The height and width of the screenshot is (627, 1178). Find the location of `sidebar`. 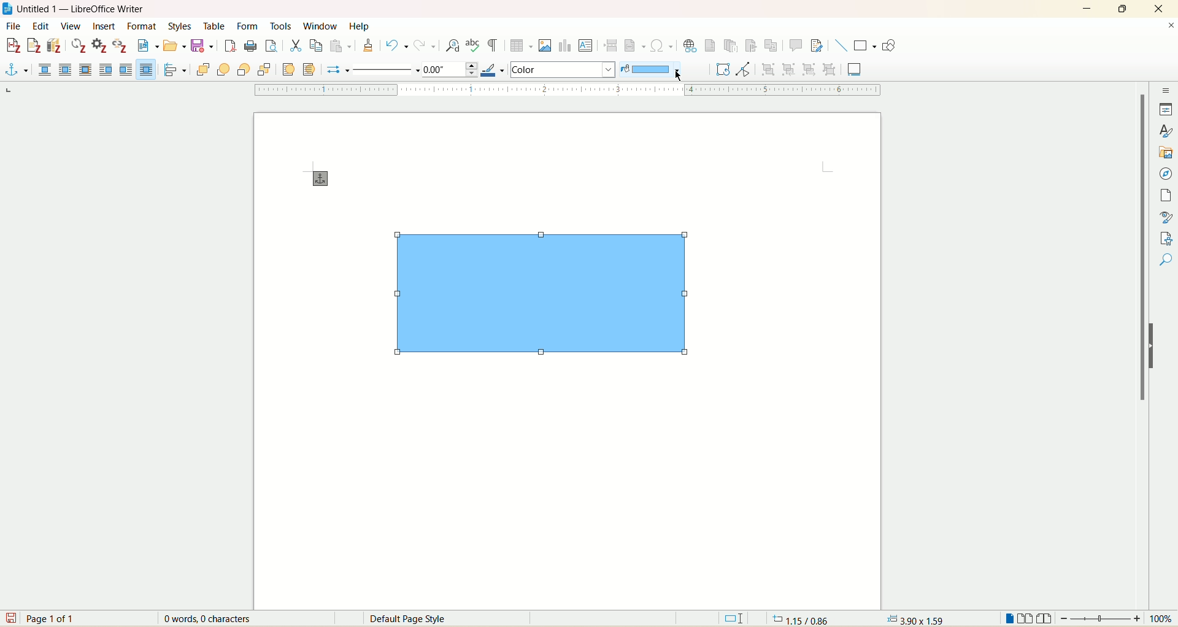

sidebar is located at coordinates (1168, 92).